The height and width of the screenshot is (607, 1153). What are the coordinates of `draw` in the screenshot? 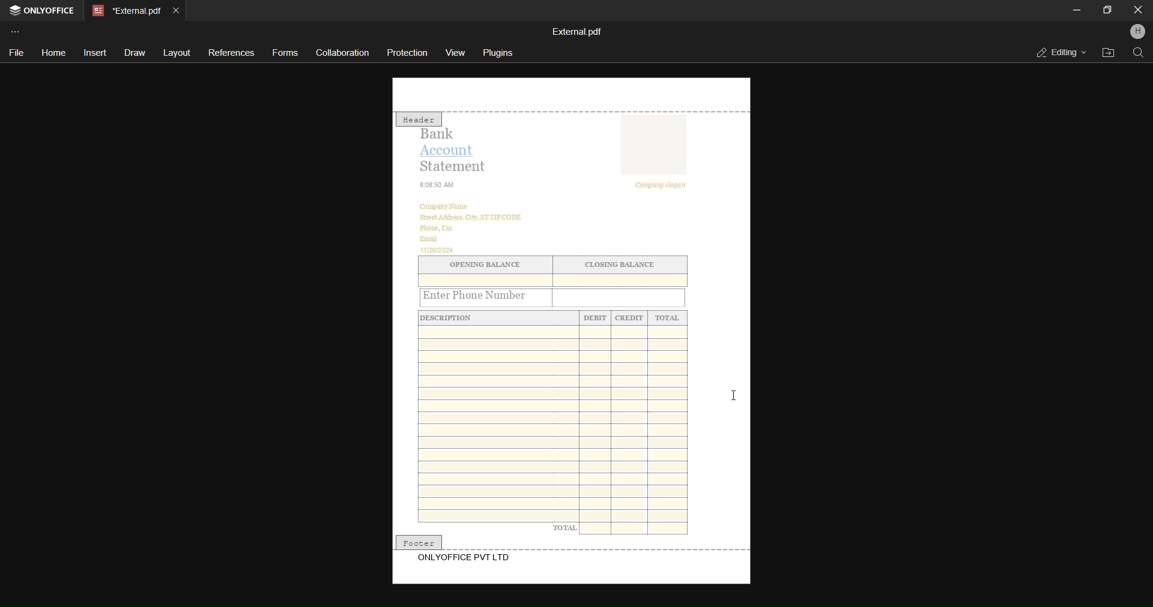 It's located at (135, 54).